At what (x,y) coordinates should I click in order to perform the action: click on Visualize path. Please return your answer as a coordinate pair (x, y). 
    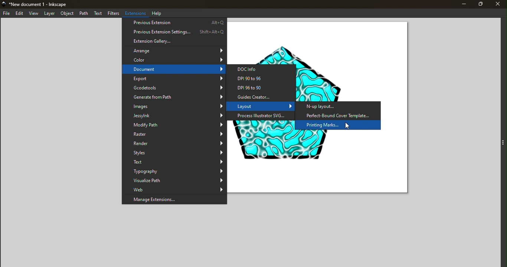
    Looking at the image, I should click on (174, 181).